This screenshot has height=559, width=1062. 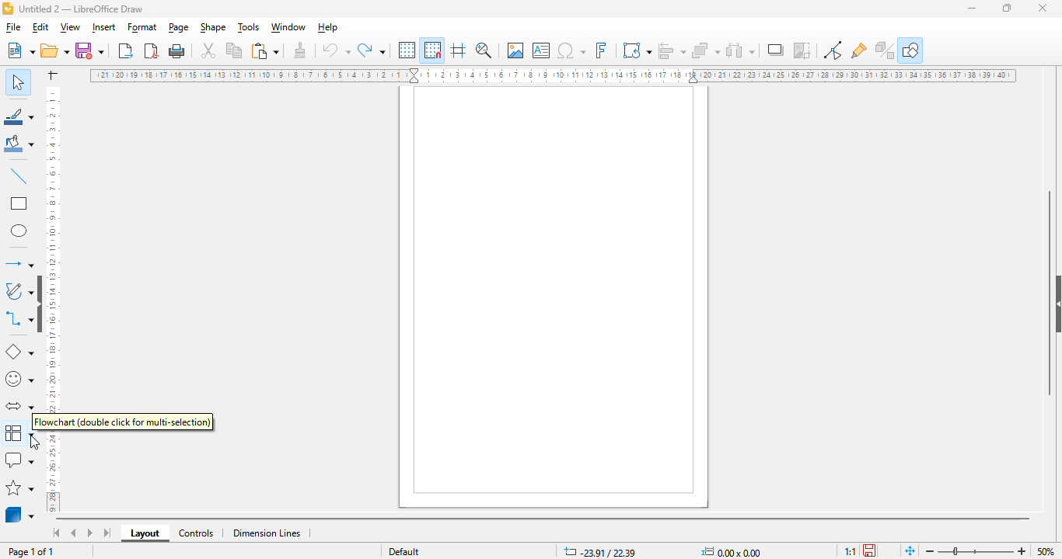 What do you see at coordinates (214, 28) in the screenshot?
I see `shape` at bounding box center [214, 28].